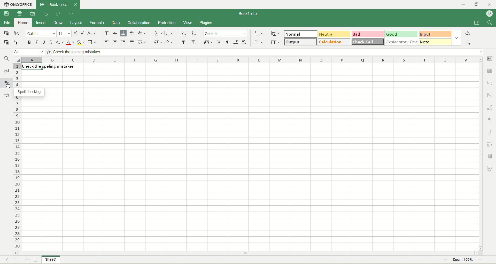  I want to click on data, so click(115, 22).